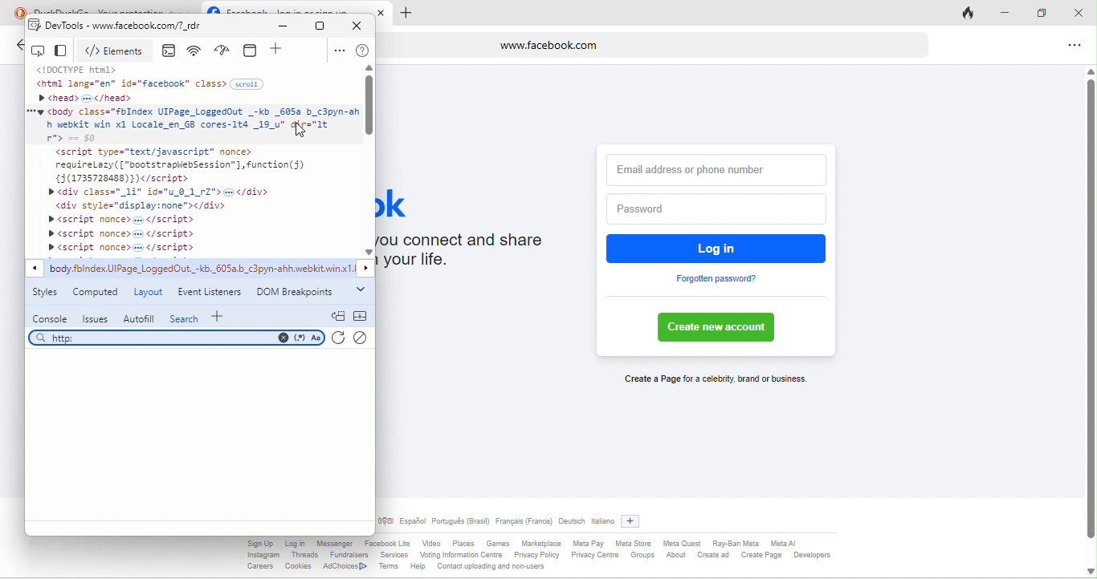 This screenshot has height=579, width=1097. What do you see at coordinates (476, 254) in the screenshot?
I see `Facebook helps you connect and share
with the people in your life.` at bounding box center [476, 254].